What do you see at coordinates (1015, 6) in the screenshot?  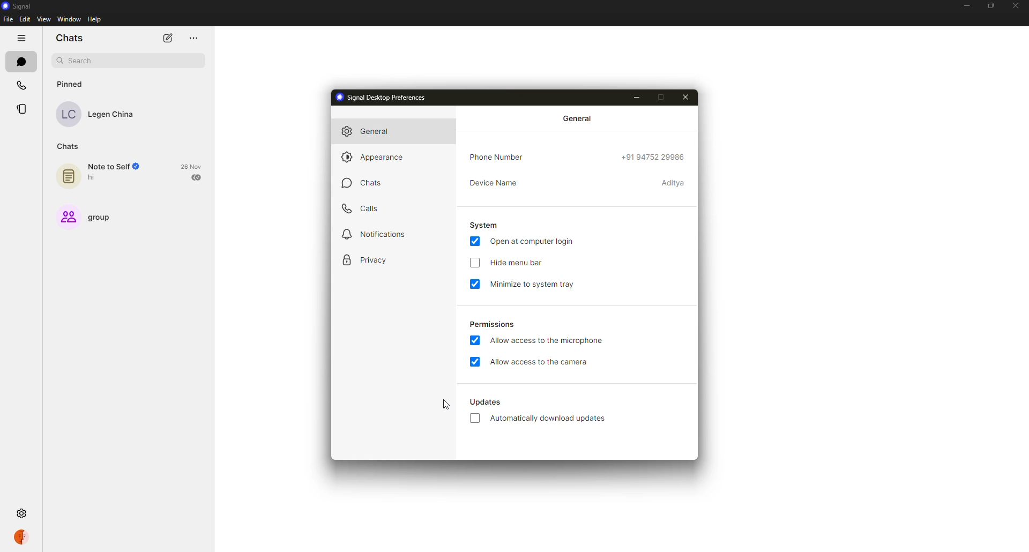 I see `close` at bounding box center [1015, 6].